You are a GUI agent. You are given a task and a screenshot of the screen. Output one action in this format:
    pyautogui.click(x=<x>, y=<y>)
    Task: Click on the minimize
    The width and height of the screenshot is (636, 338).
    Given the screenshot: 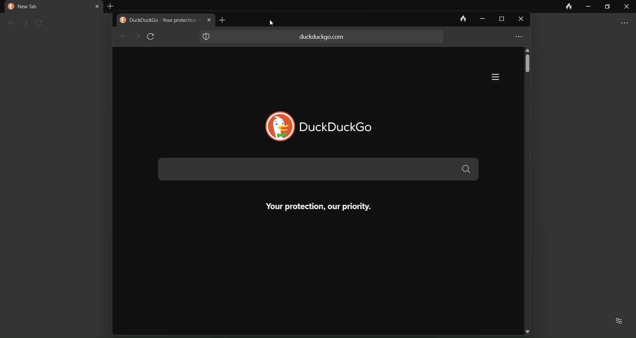 What is the action you would take?
    pyautogui.click(x=480, y=19)
    